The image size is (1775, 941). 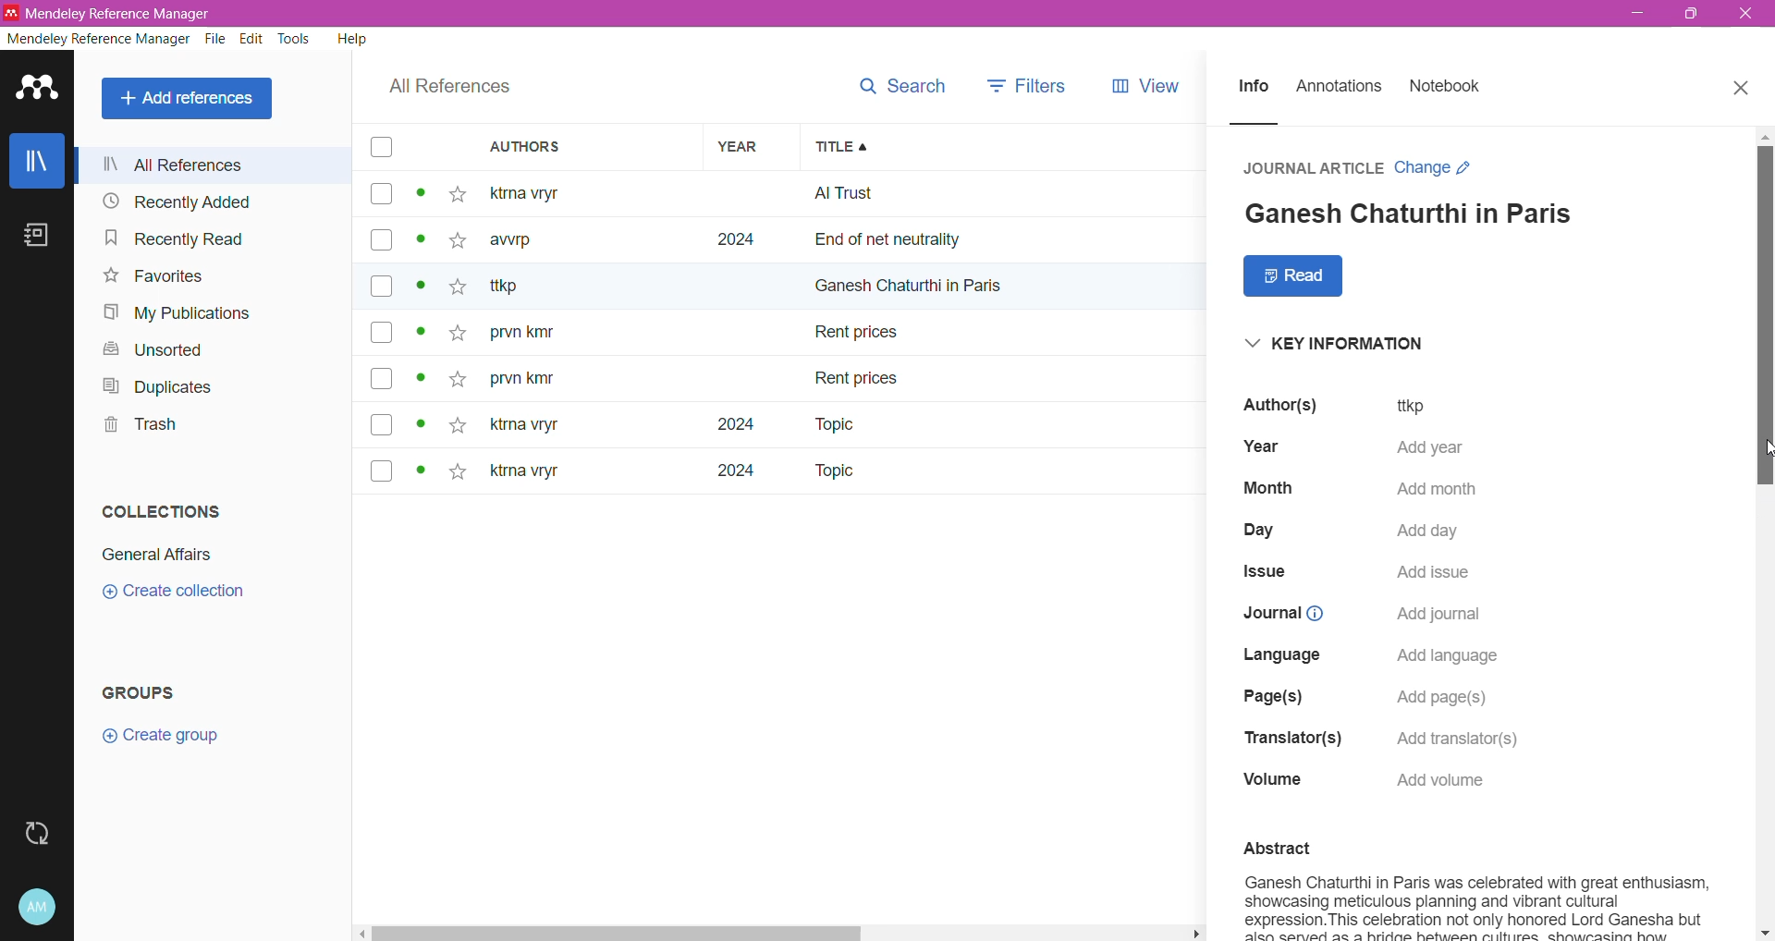 What do you see at coordinates (185, 314) in the screenshot?
I see `My Publications` at bounding box center [185, 314].